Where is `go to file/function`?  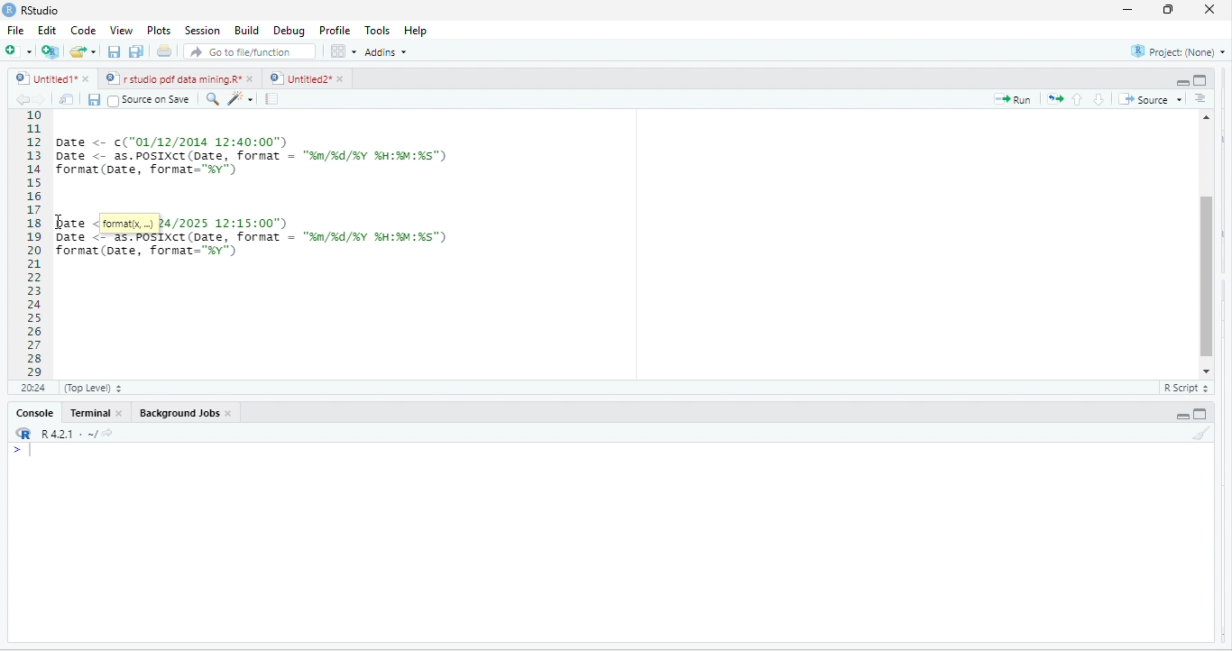 go to file/function is located at coordinates (245, 54).